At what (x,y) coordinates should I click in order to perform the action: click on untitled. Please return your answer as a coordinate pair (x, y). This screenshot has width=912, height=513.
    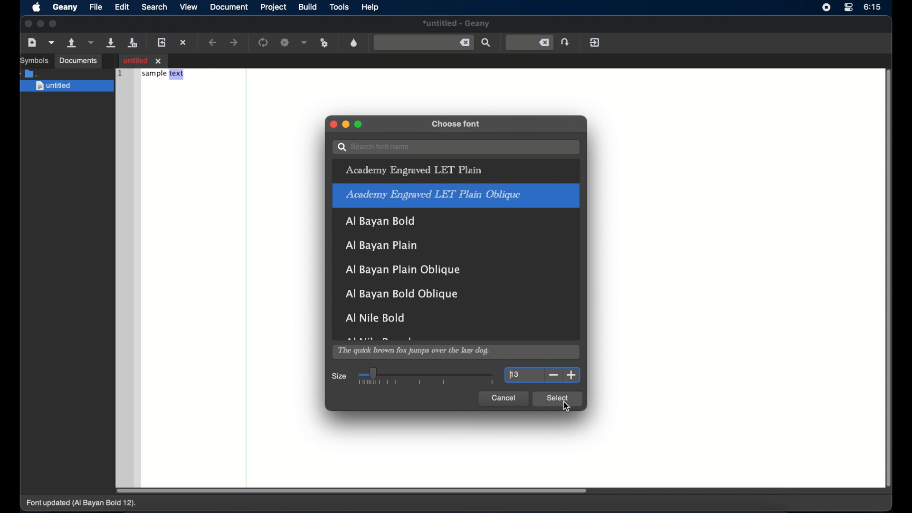
    Looking at the image, I should click on (456, 24).